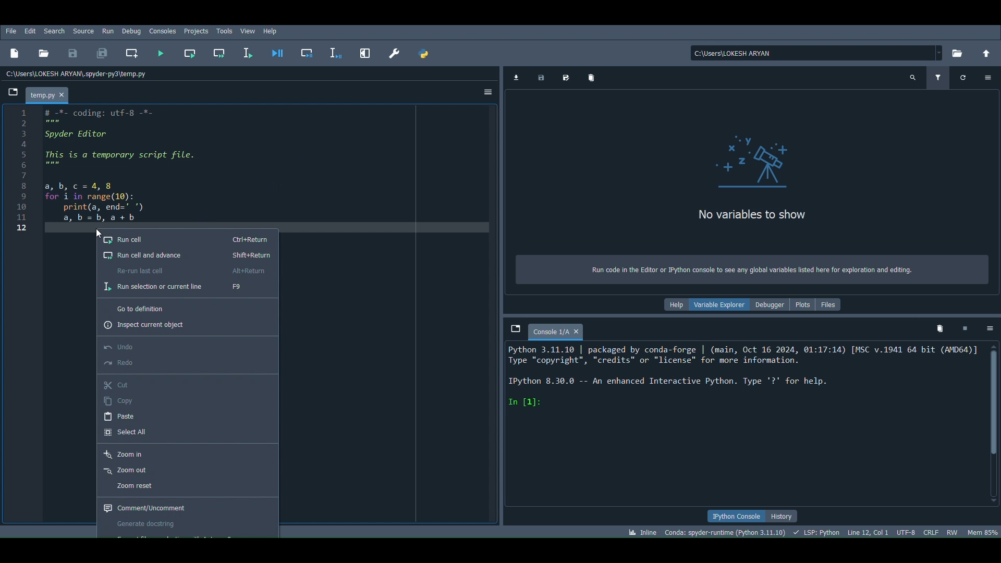 Image resolution: width=1001 pixels, height=563 pixels. What do you see at coordinates (249, 51) in the screenshot?
I see `Run selection or current line (F9)` at bounding box center [249, 51].